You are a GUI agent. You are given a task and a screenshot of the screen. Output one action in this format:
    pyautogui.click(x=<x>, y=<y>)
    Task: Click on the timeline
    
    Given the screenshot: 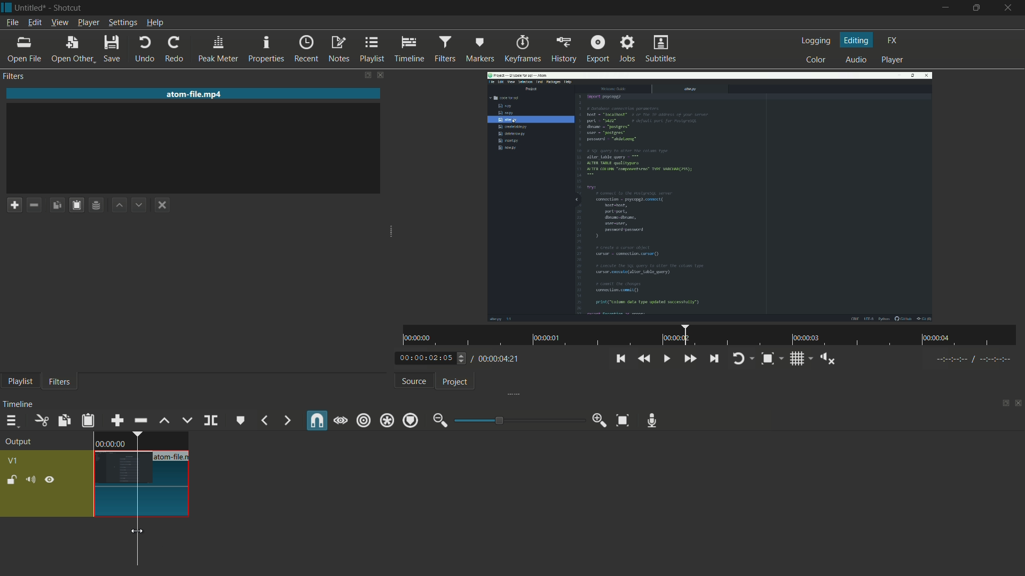 What is the action you would take?
    pyautogui.click(x=20, y=403)
    